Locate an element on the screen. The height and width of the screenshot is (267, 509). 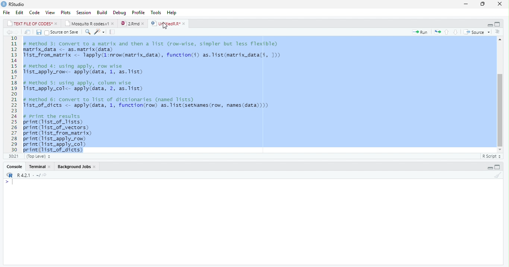
Edit is located at coordinates (20, 12).